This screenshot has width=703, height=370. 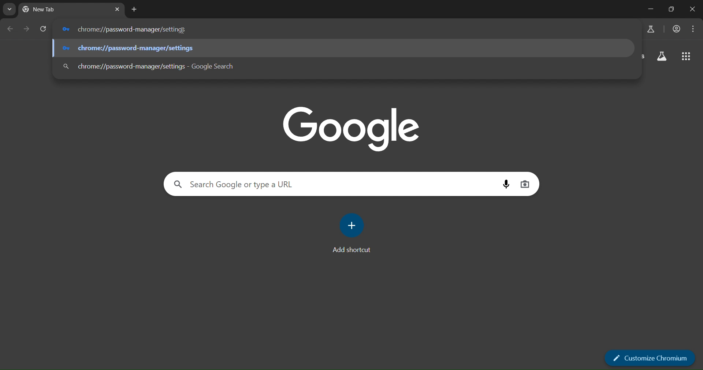 What do you see at coordinates (10, 30) in the screenshot?
I see `go back one page` at bounding box center [10, 30].